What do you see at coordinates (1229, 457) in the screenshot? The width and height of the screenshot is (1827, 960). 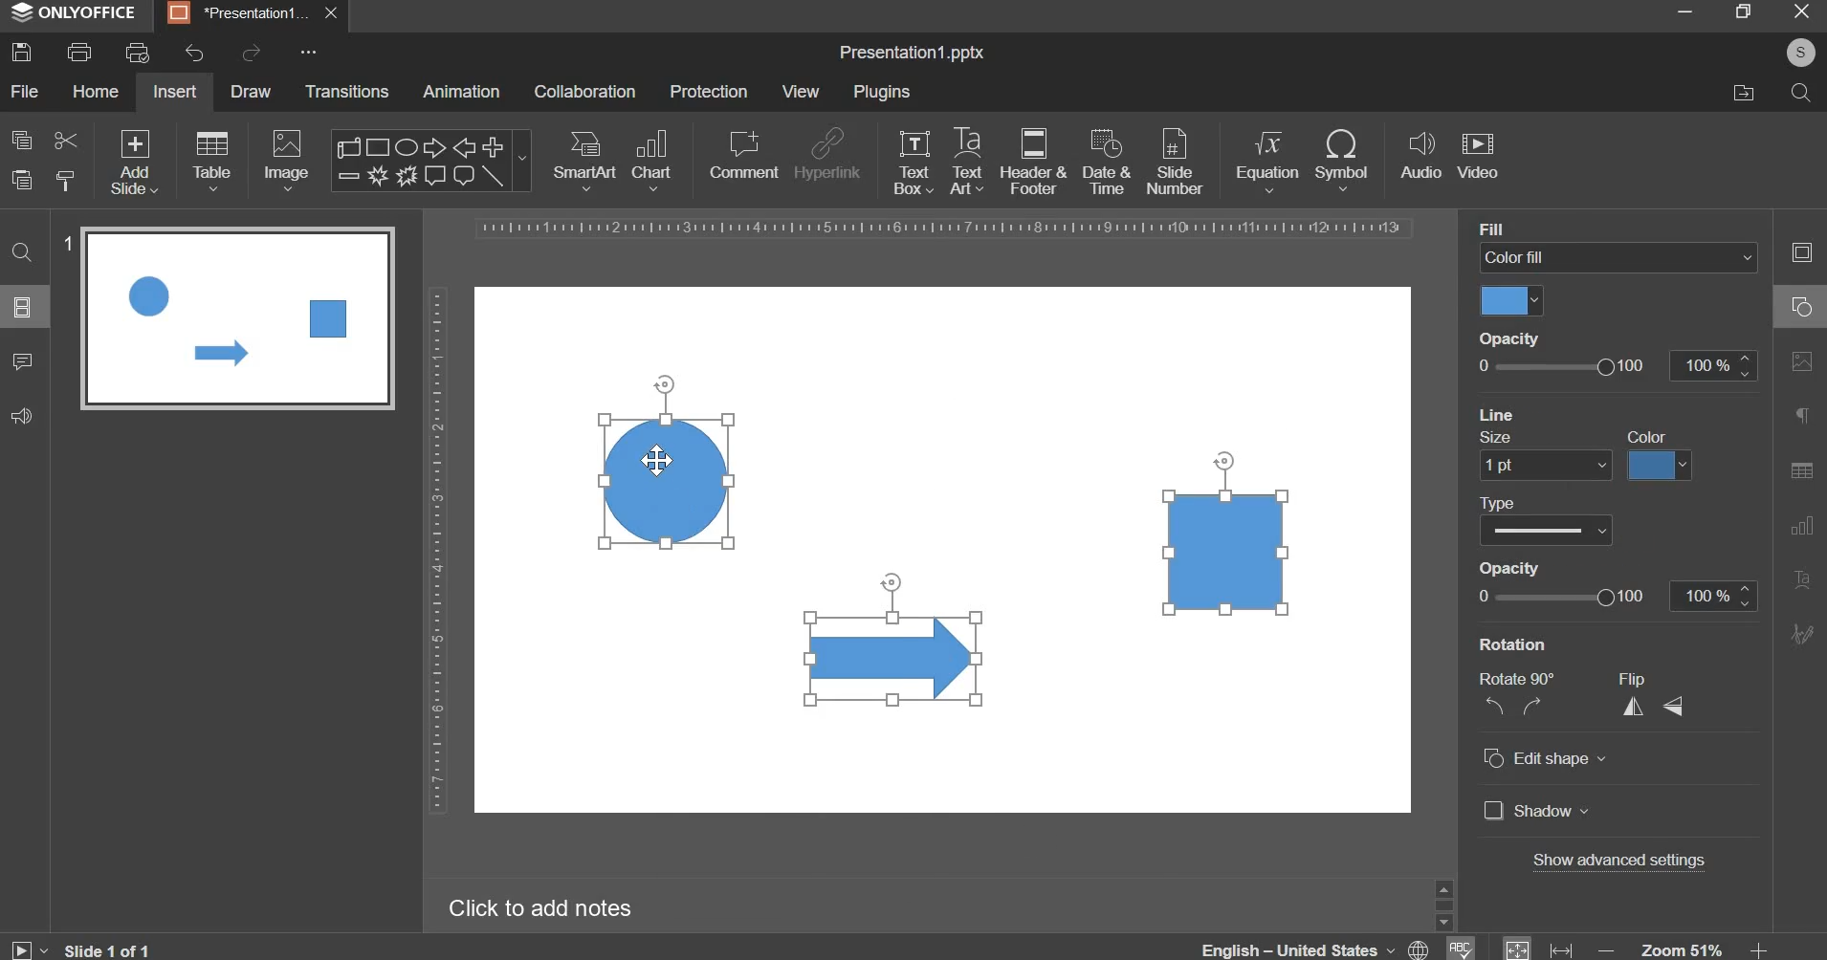 I see `rotate` at bounding box center [1229, 457].